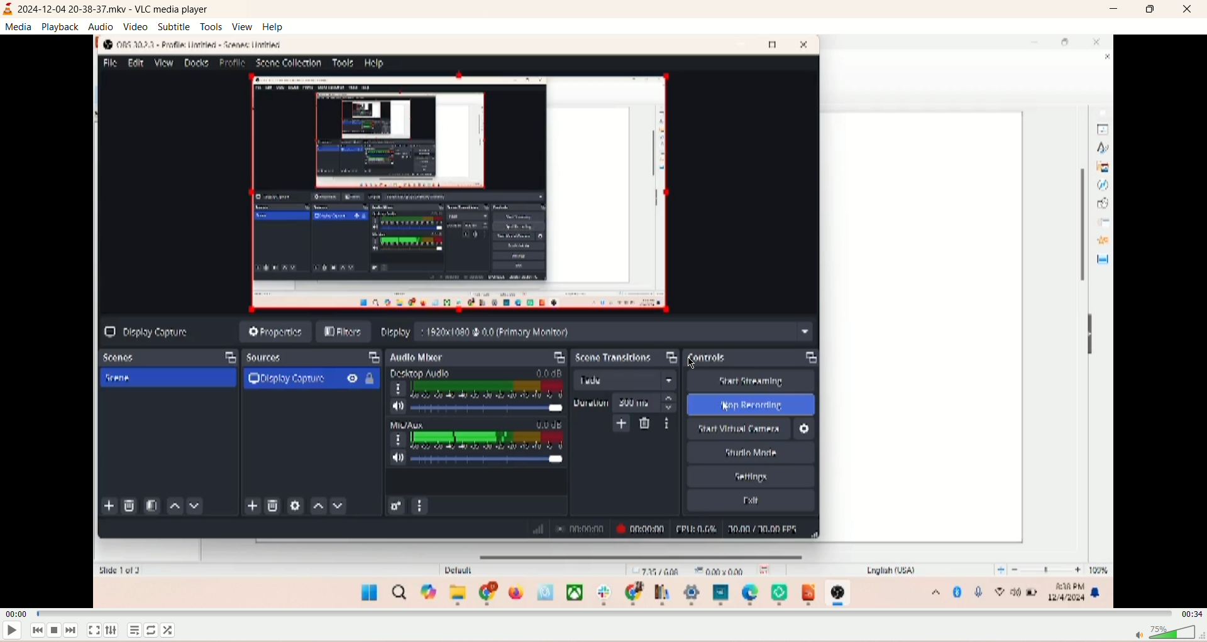 The height and width of the screenshot is (642, 1207). Describe the element at coordinates (73, 630) in the screenshot. I see `next` at that location.